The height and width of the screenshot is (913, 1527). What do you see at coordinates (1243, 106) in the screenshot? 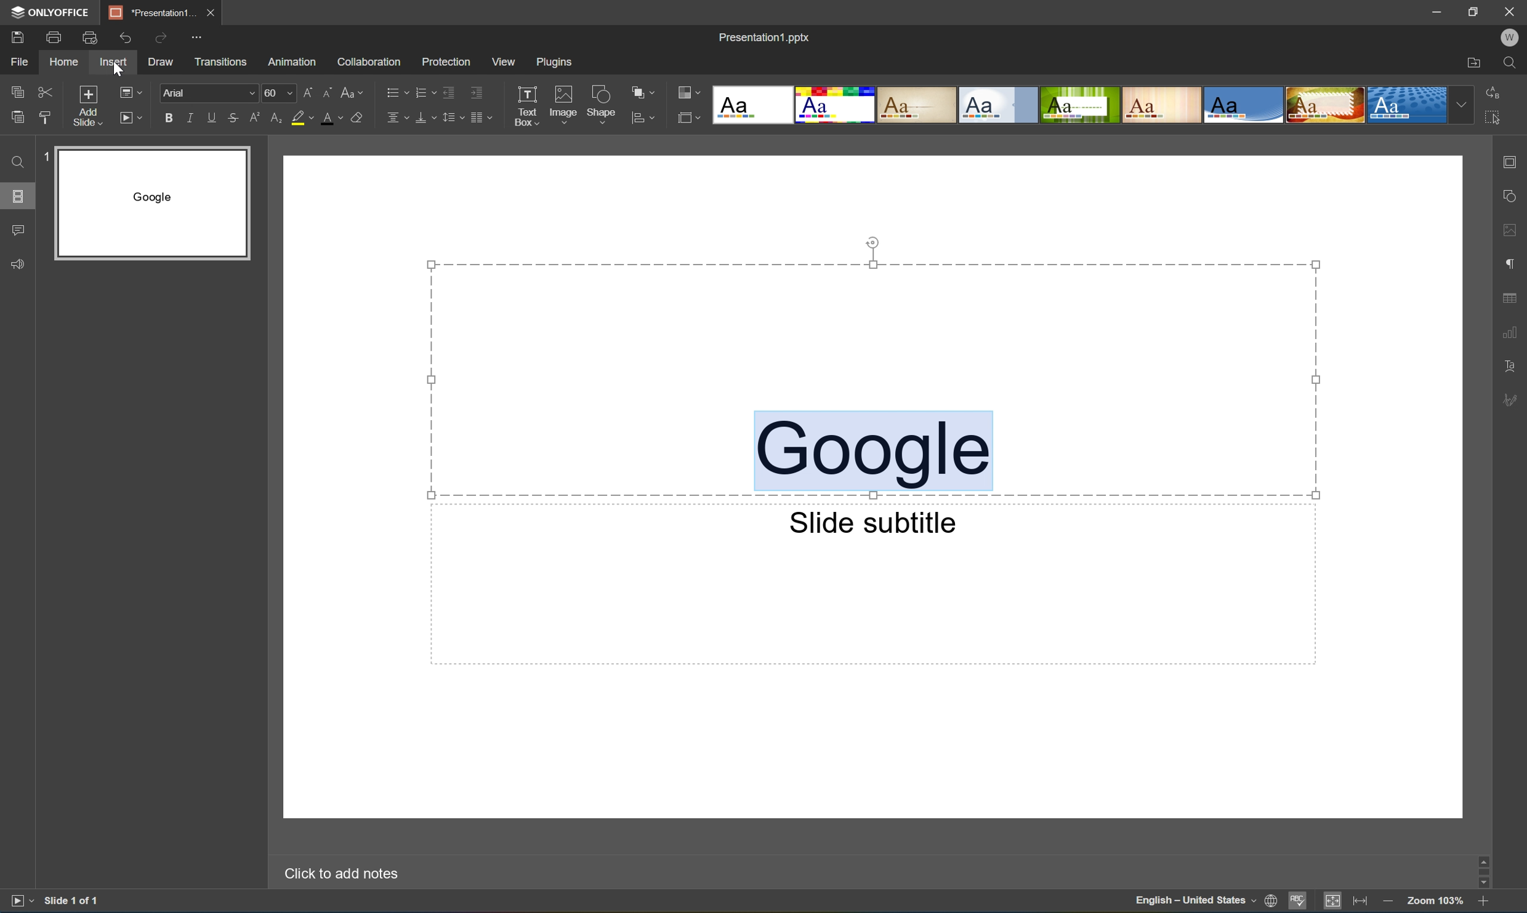
I see `Office` at bounding box center [1243, 106].